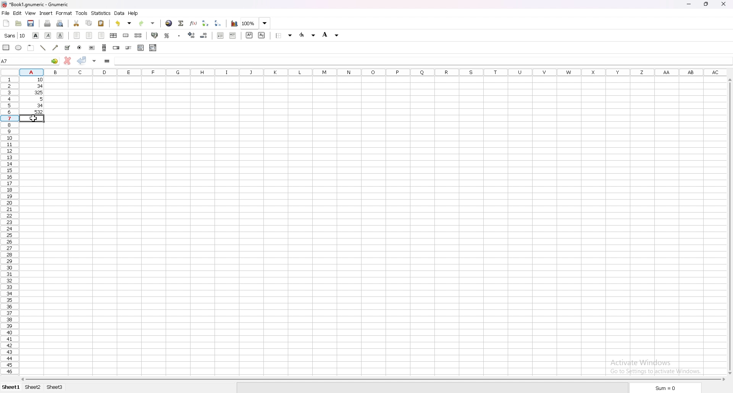  I want to click on scroll bar, so click(104, 47).